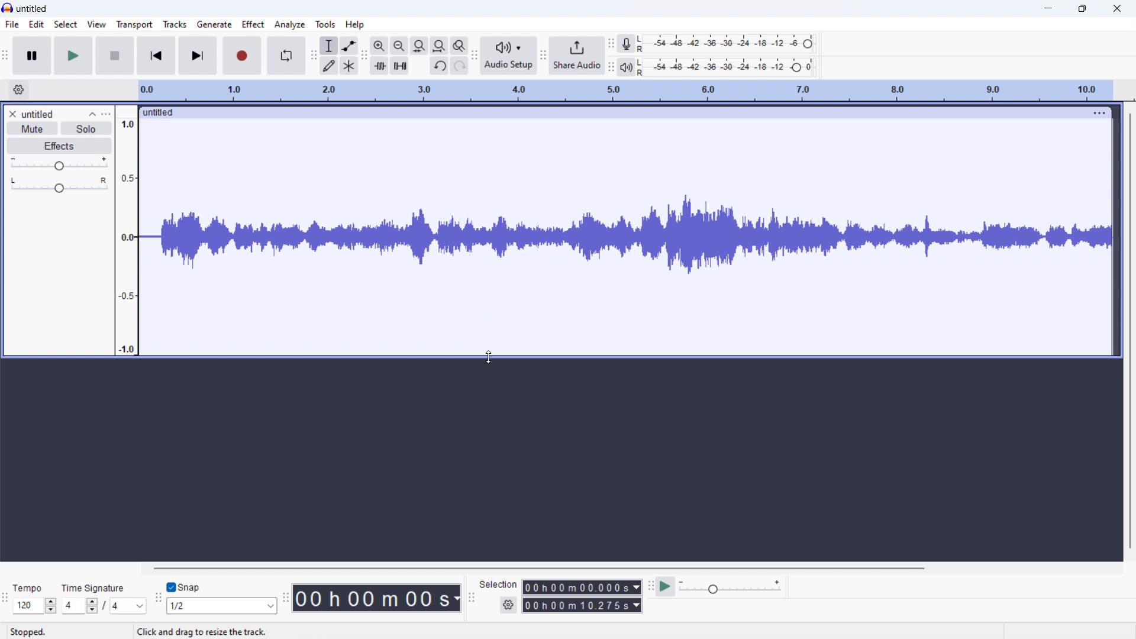 The height and width of the screenshot is (639, 1136). Describe the element at coordinates (1045, 9) in the screenshot. I see `minimize` at that location.